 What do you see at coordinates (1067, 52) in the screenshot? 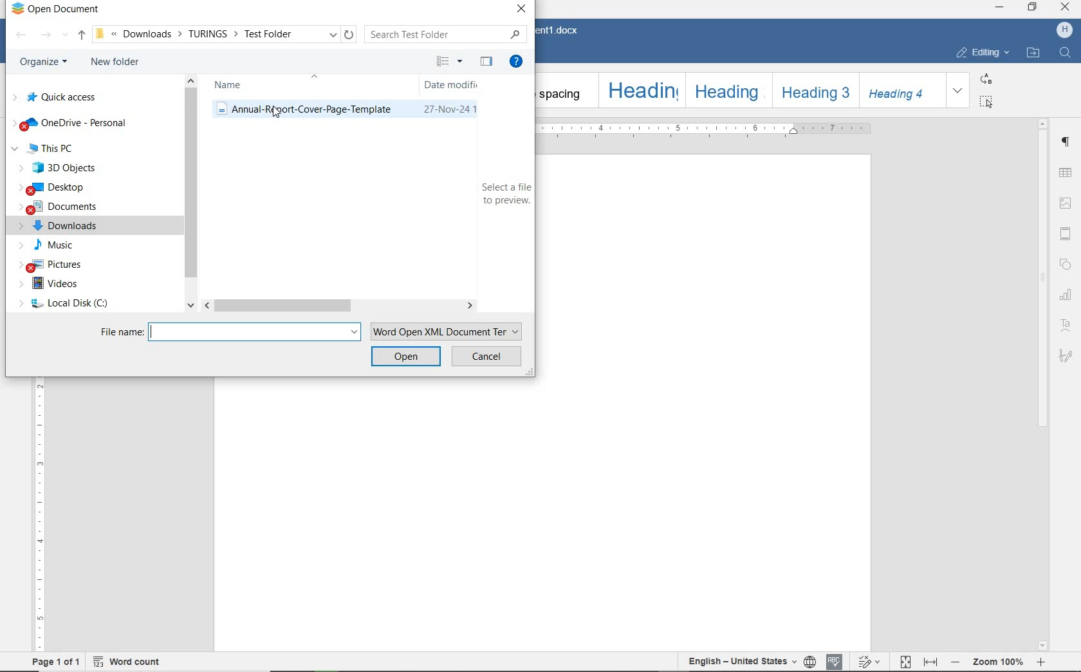
I see `FIND` at bounding box center [1067, 52].